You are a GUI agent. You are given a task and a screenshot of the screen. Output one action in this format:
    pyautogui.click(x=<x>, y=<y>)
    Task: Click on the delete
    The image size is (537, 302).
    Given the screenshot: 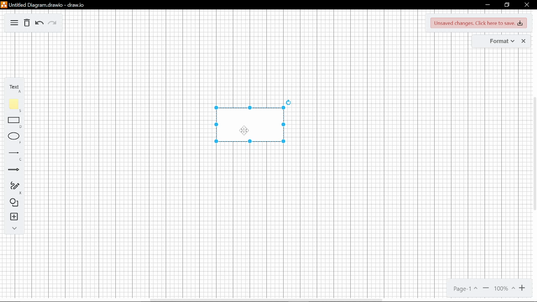 What is the action you would take?
    pyautogui.click(x=26, y=23)
    